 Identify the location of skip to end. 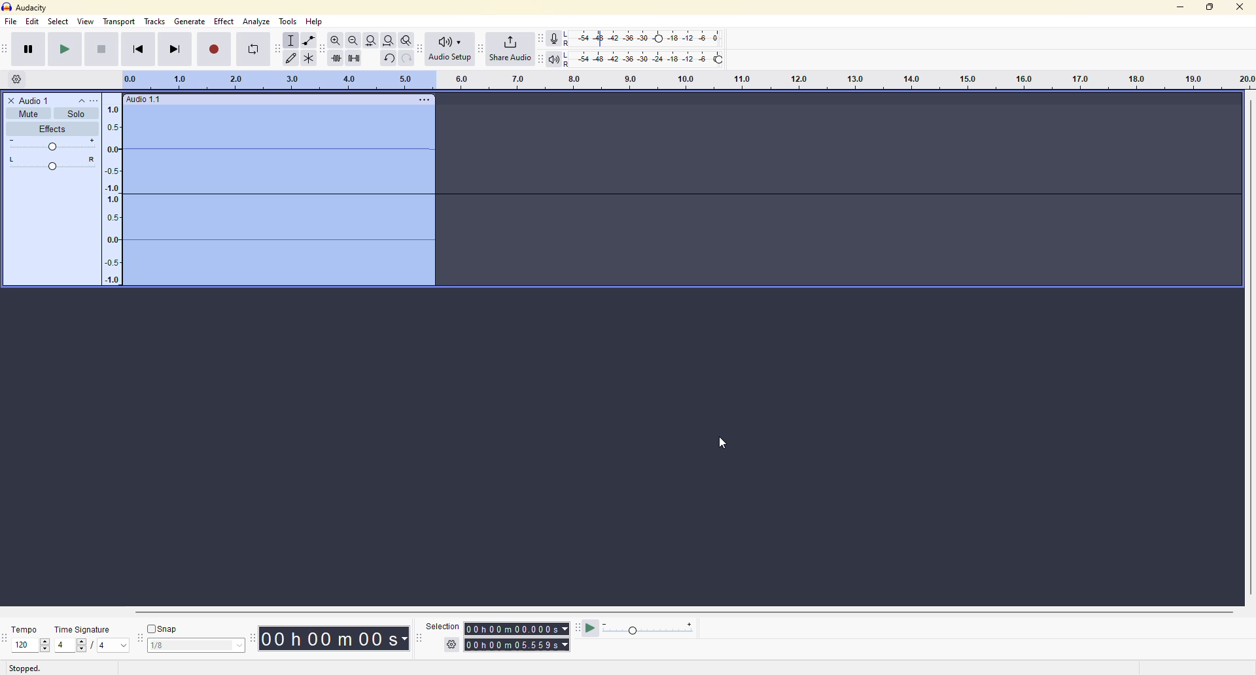
(176, 48).